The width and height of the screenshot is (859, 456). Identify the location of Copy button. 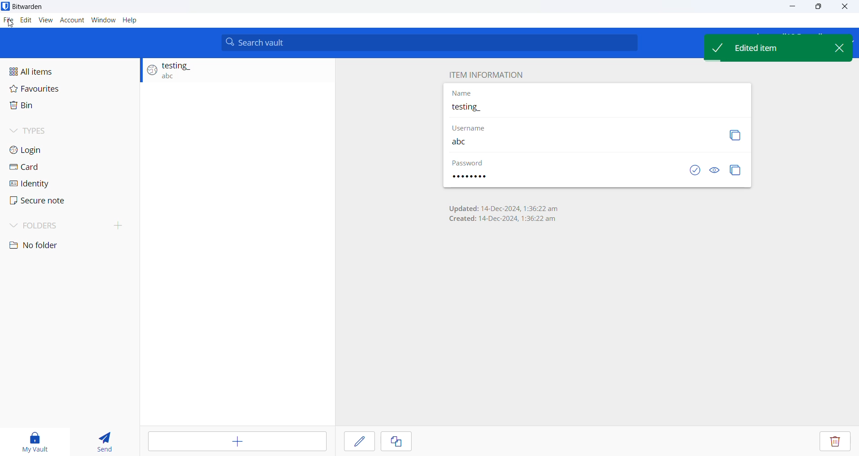
(736, 135).